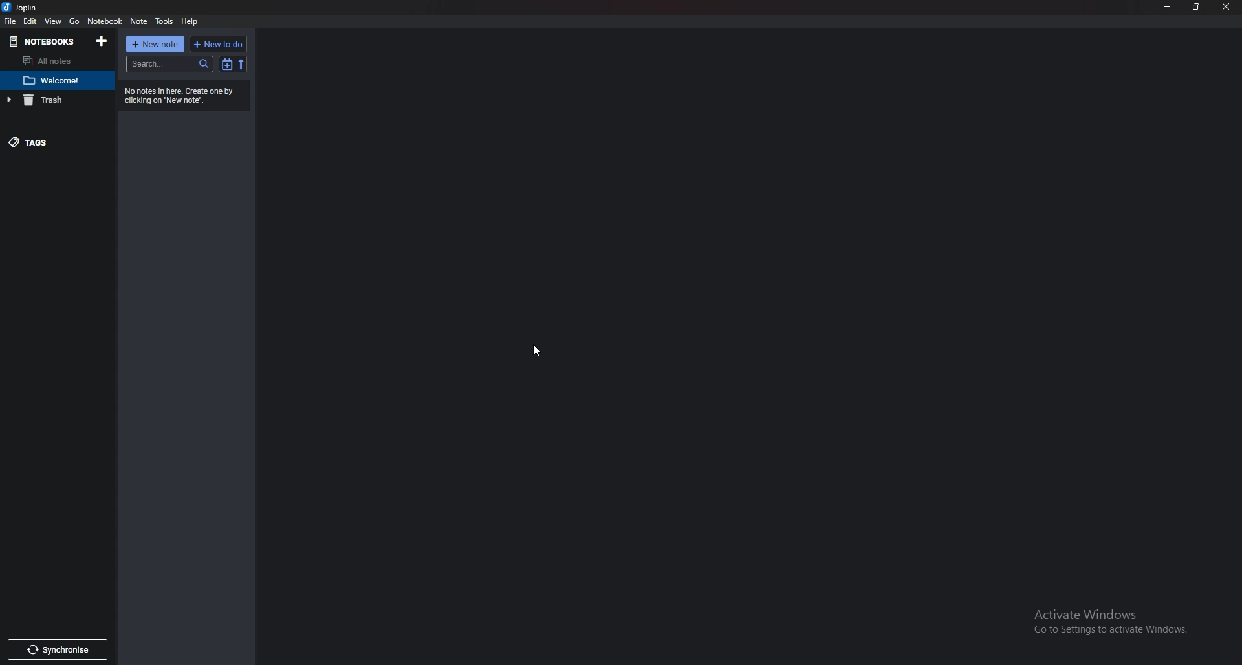  Describe the element at coordinates (1104, 619) in the screenshot. I see `Activate Windows
Go to Settings to activate Windows.` at that location.